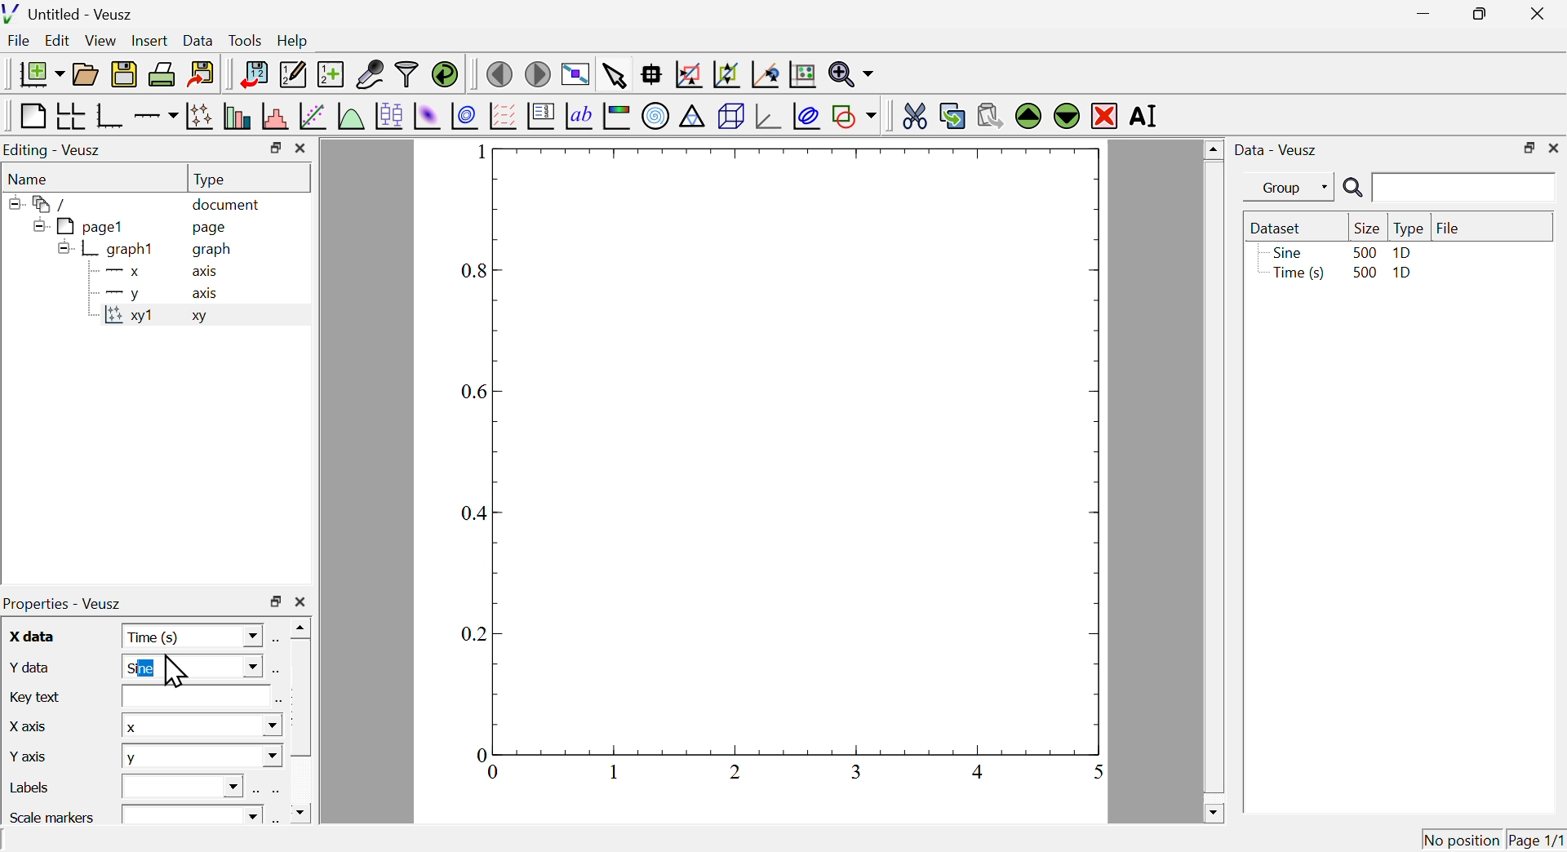  What do you see at coordinates (228, 206) in the screenshot?
I see `document` at bounding box center [228, 206].